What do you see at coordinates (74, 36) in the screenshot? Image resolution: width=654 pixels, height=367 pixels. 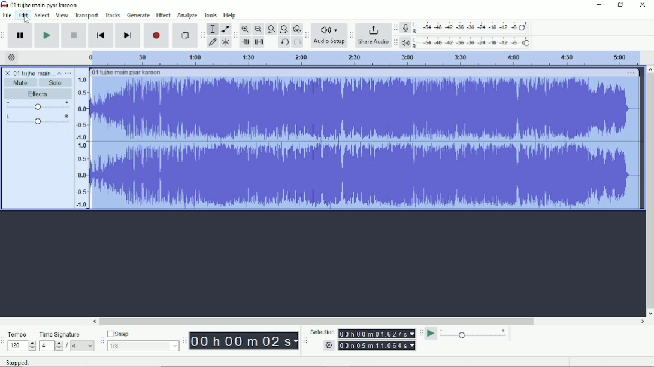 I see `Stop` at bounding box center [74, 36].